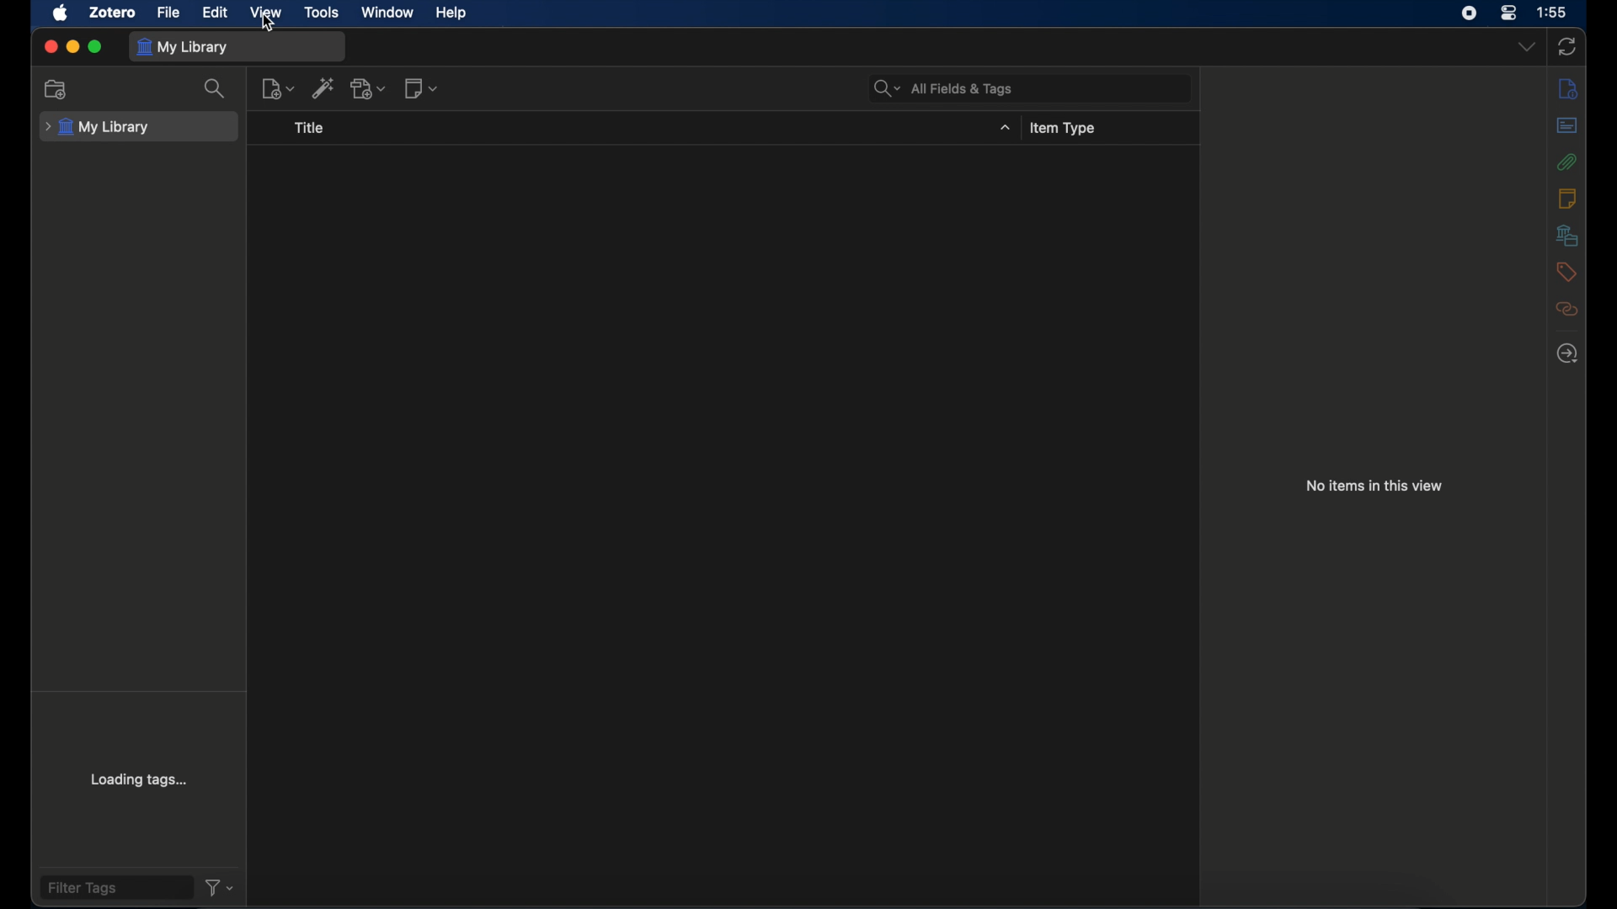  I want to click on my library, so click(186, 47).